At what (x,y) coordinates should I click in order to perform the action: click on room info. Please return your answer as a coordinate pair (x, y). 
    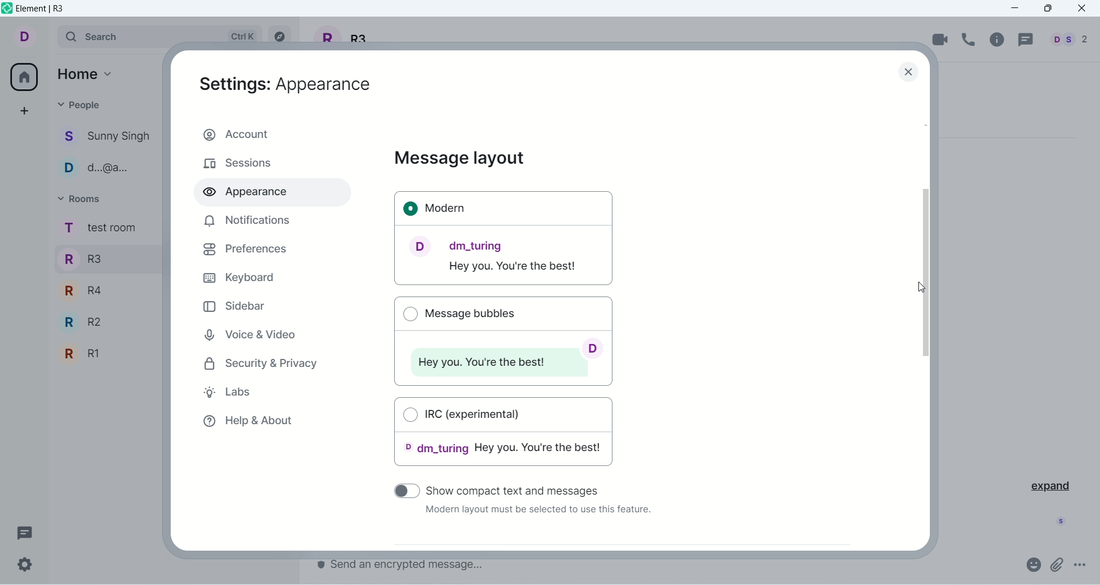
    Looking at the image, I should click on (999, 39).